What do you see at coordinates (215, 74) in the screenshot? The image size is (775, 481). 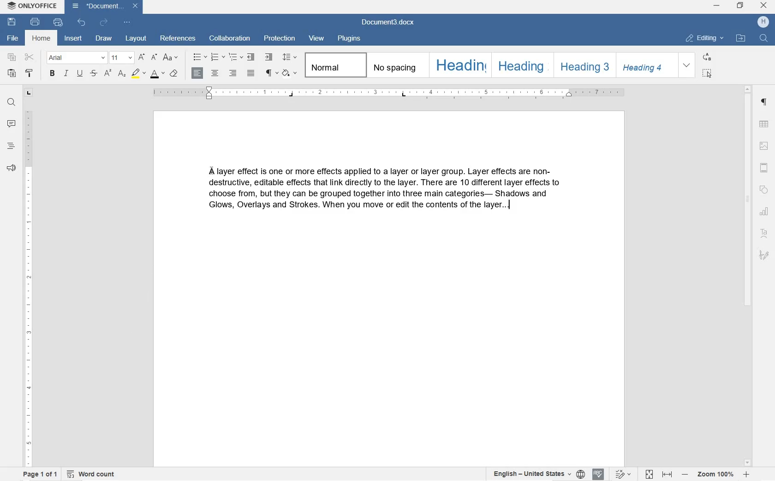 I see `CENTER ALIGNMENT` at bounding box center [215, 74].